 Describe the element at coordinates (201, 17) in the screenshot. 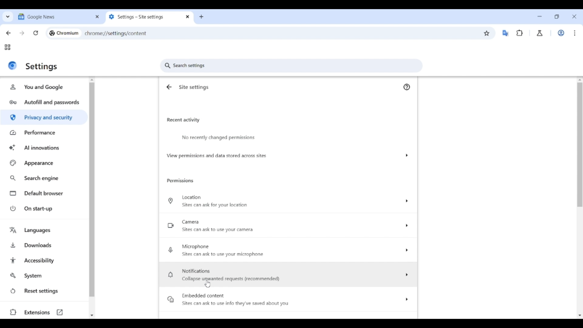

I see `Add new tab` at that location.